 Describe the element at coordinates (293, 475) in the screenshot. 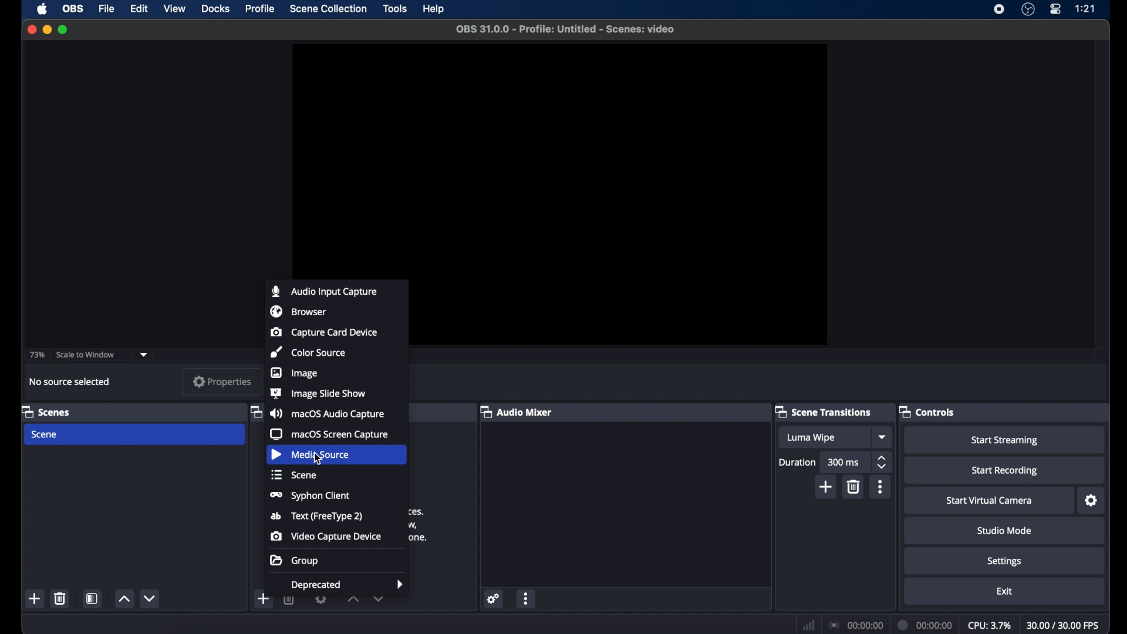

I see `scene` at that location.